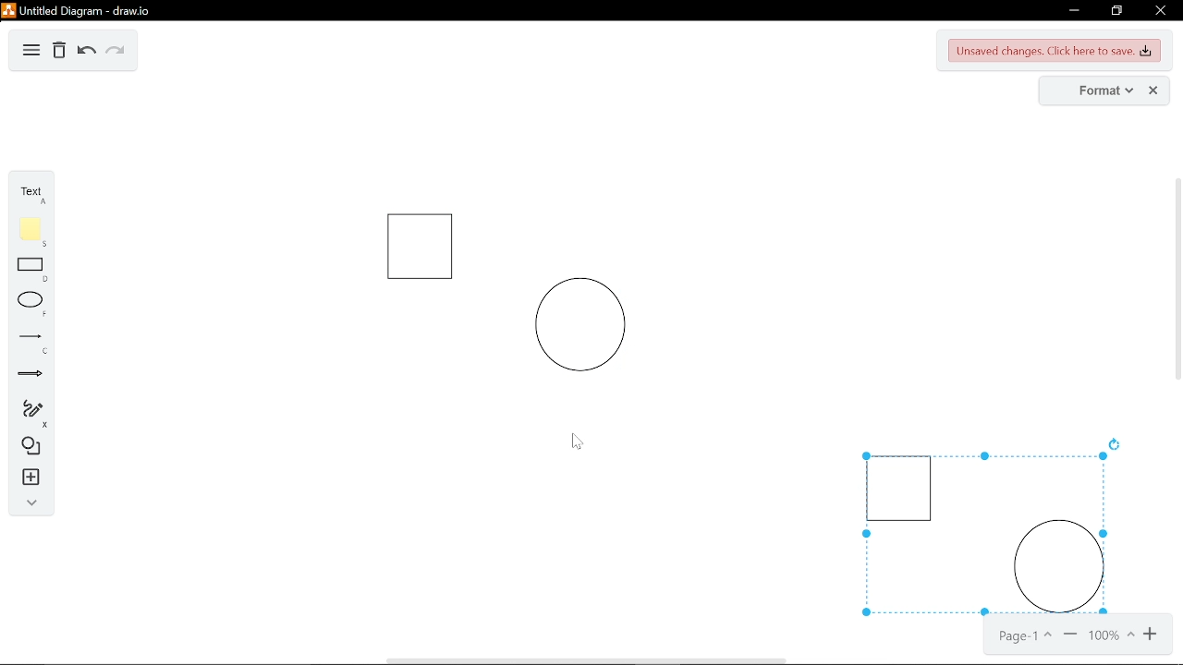 The height and width of the screenshot is (665, 1183). I want to click on shapes, so click(28, 447).